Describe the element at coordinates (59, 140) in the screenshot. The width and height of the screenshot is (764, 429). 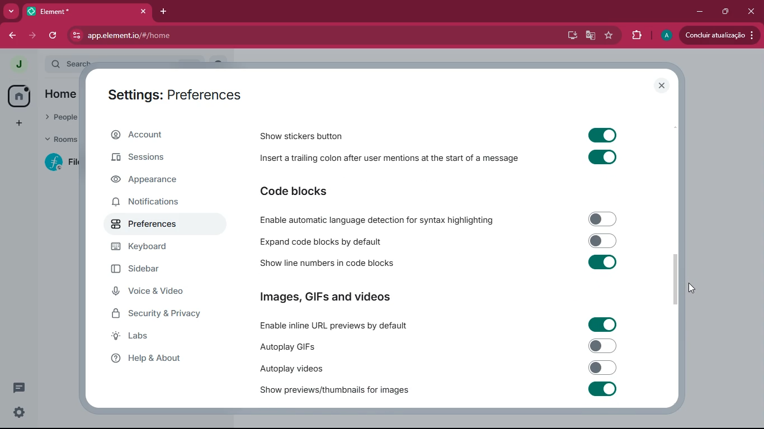
I see `rooms` at that location.